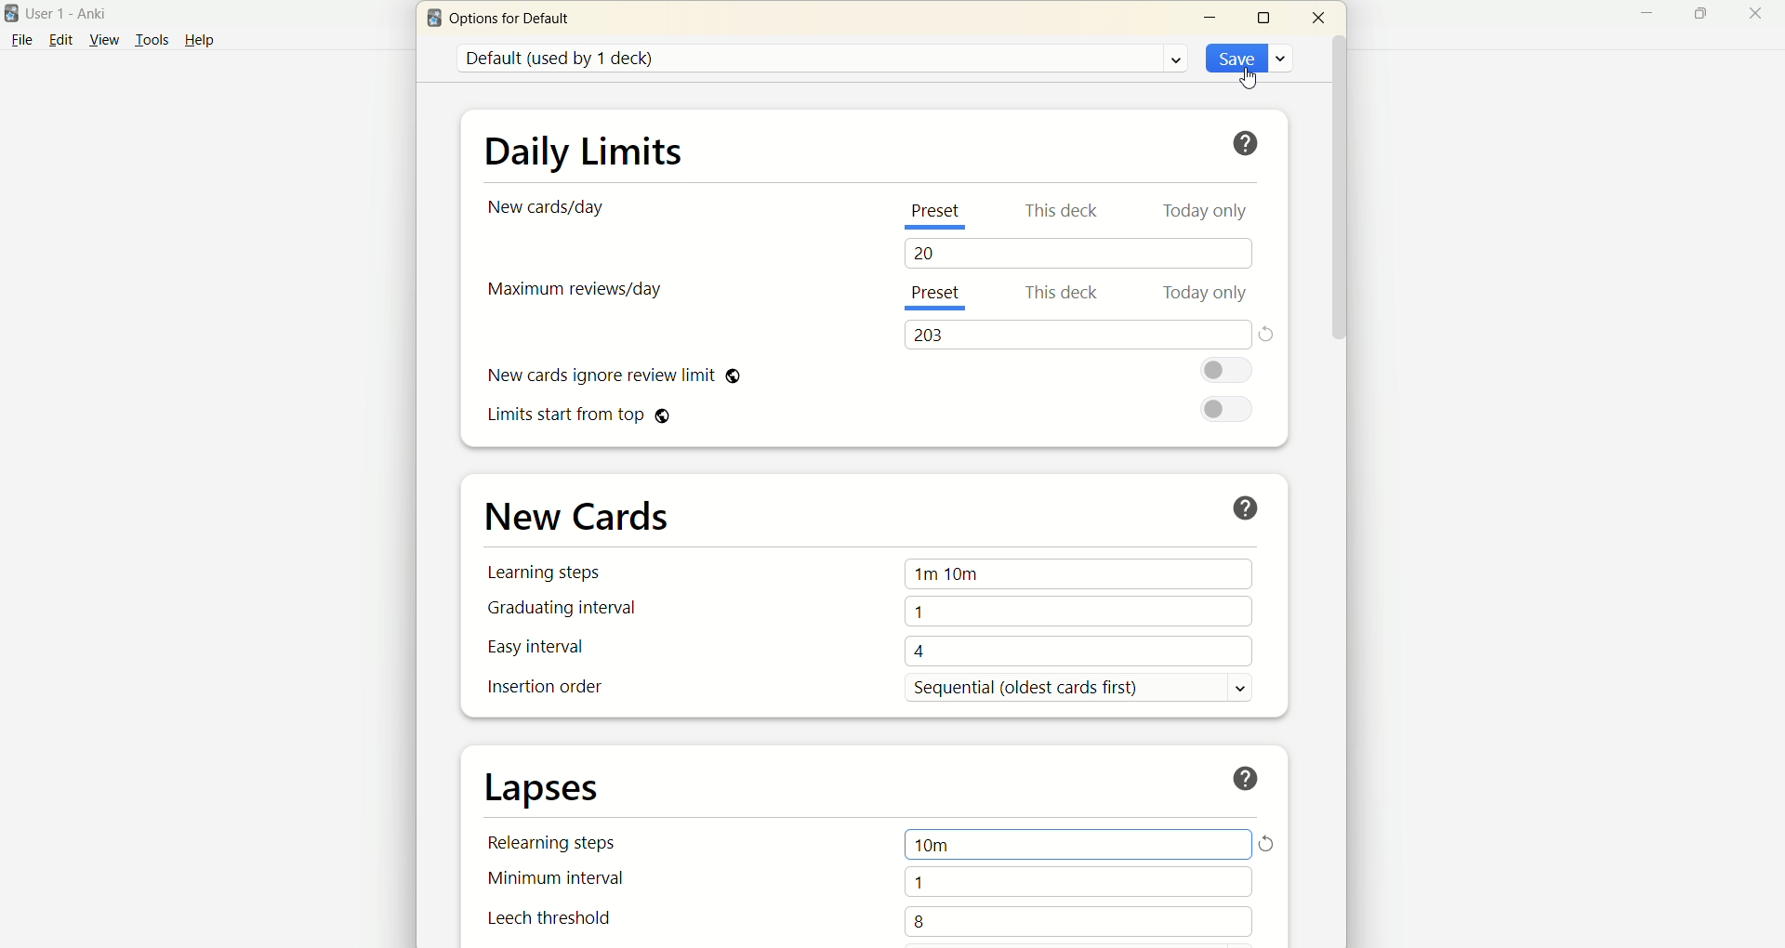 This screenshot has height=948, width=1785. I want to click on vertical scroll bar, so click(1340, 489).